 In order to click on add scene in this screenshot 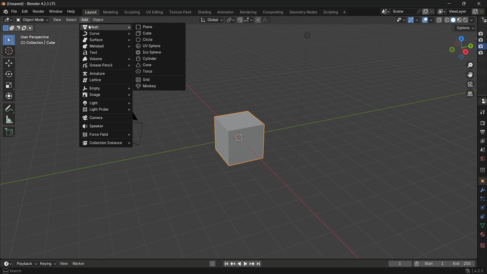, I will do `click(425, 12)`.